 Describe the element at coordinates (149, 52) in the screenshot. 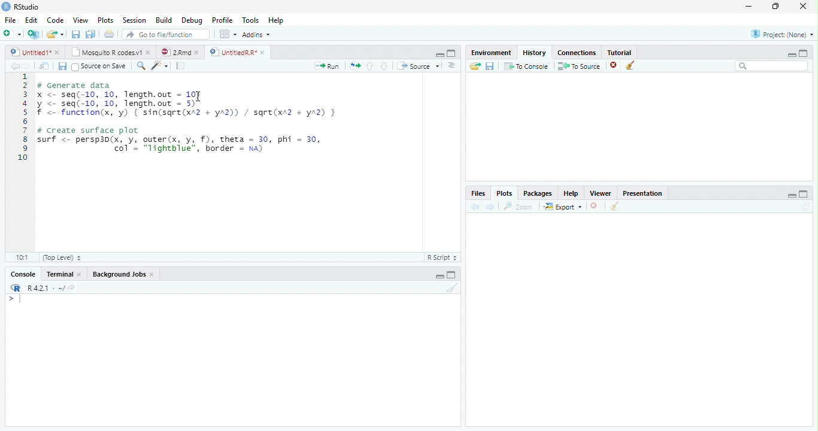

I see `close` at that location.